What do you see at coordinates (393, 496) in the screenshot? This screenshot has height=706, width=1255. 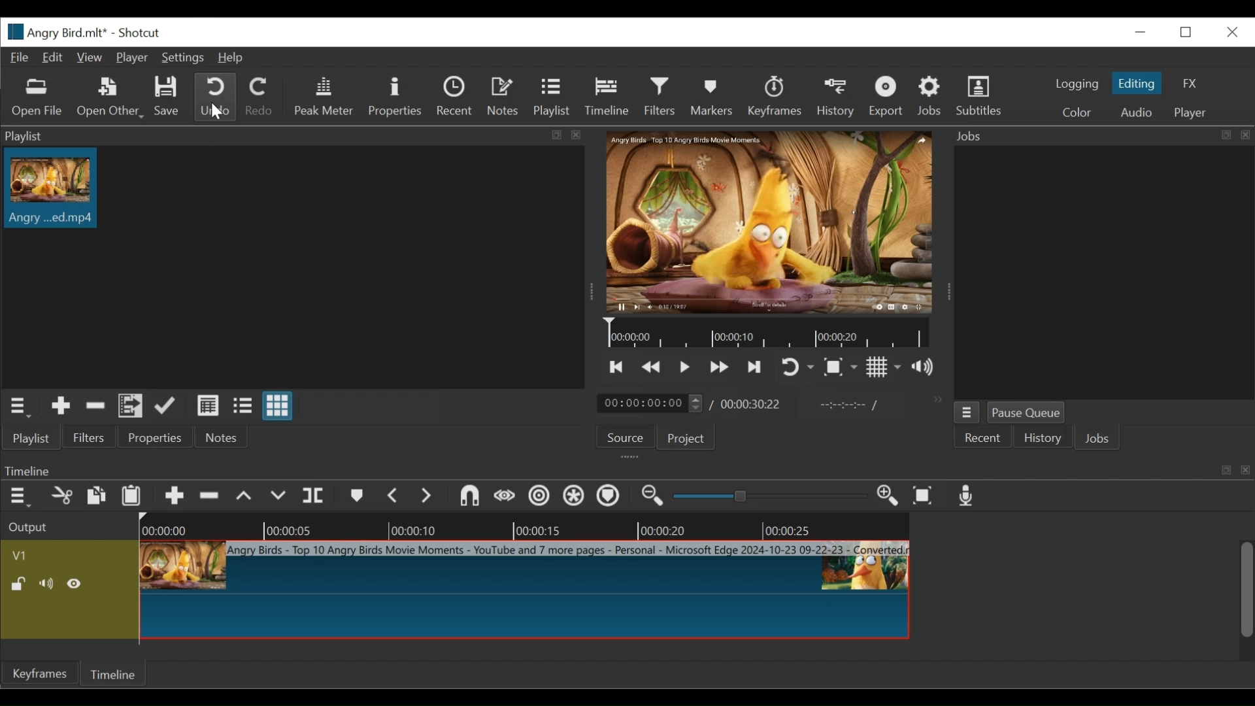 I see `previous marker` at bounding box center [393, 496].